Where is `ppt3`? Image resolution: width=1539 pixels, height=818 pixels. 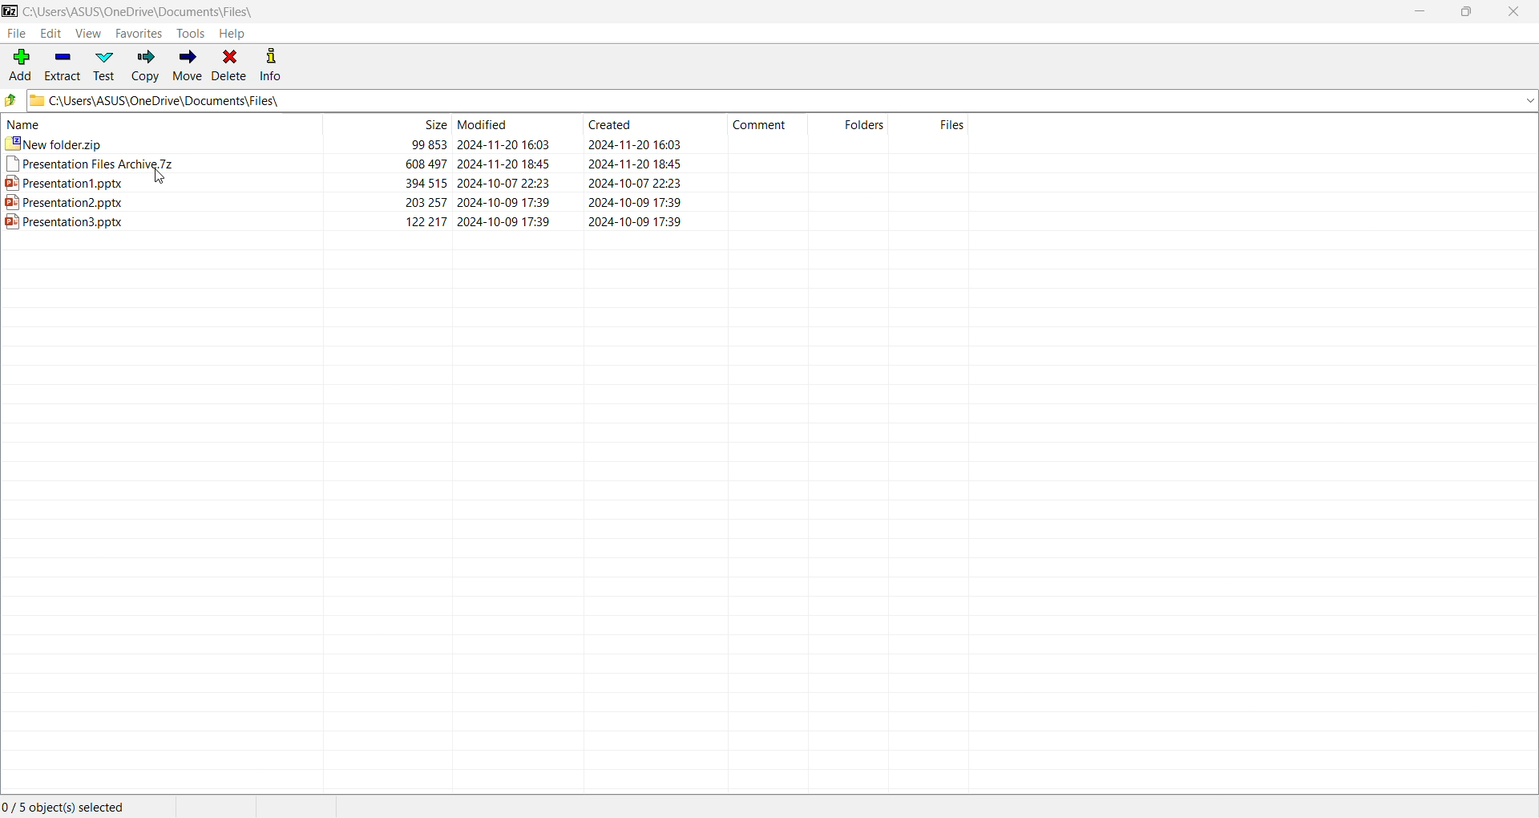 ppt3 is located at coordinates (487, 224).